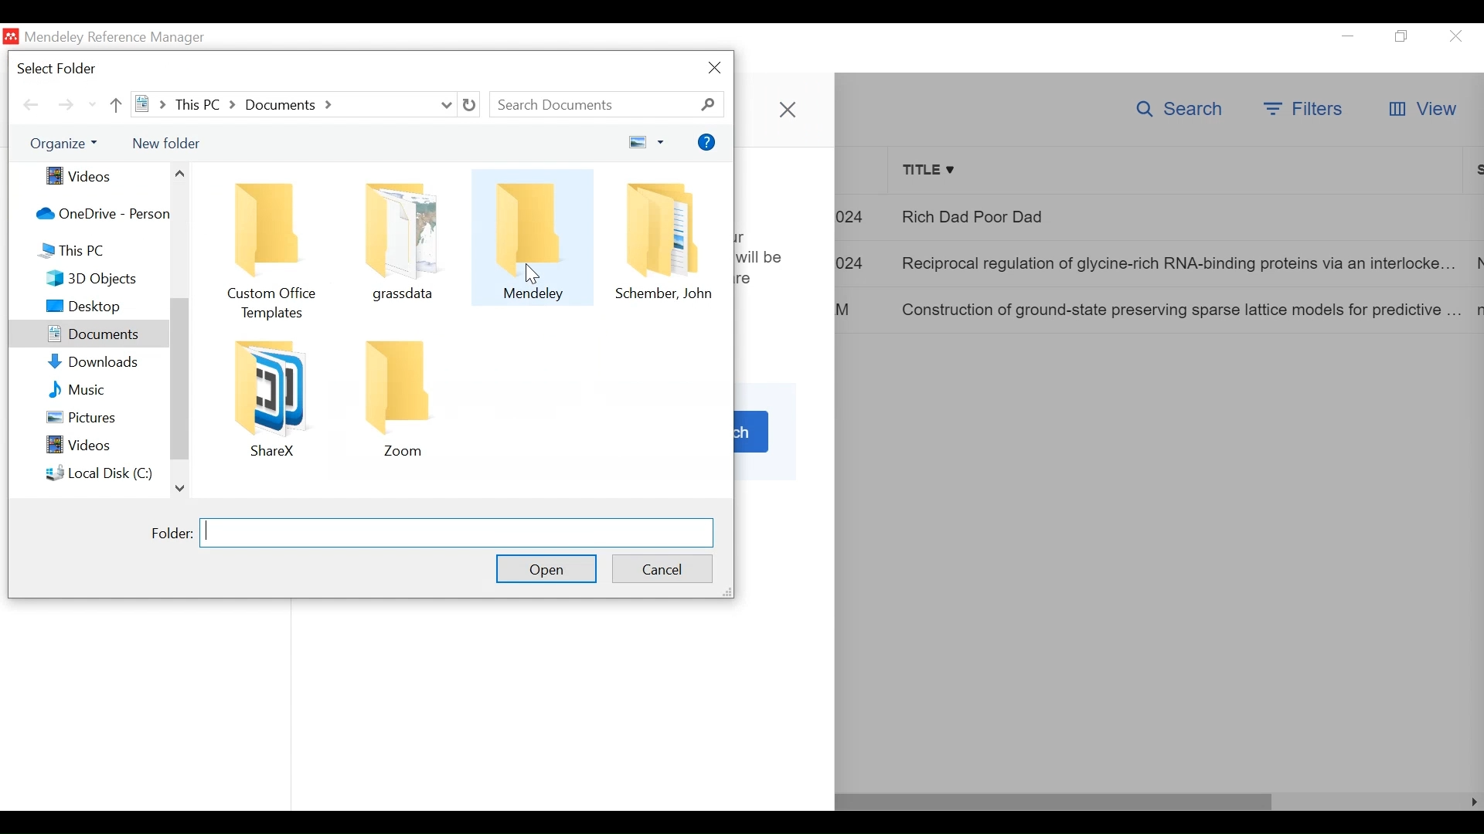 The height and width of the screenshot is (834, 1484). What do you see at coordinates (400, 238) in the screenshot?
I see `Folder` at bounding box center [400, 238].